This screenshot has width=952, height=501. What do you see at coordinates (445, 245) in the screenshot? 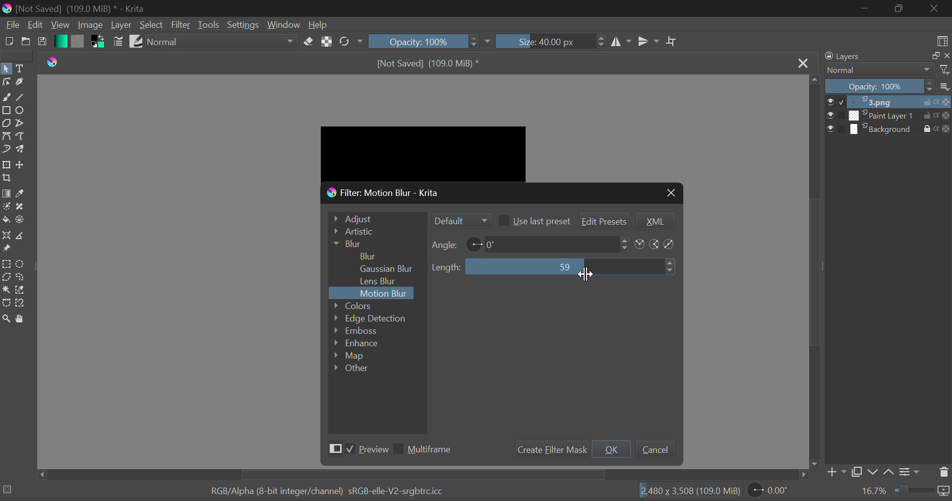
I see `Angle` at bounding box center [445, 245].